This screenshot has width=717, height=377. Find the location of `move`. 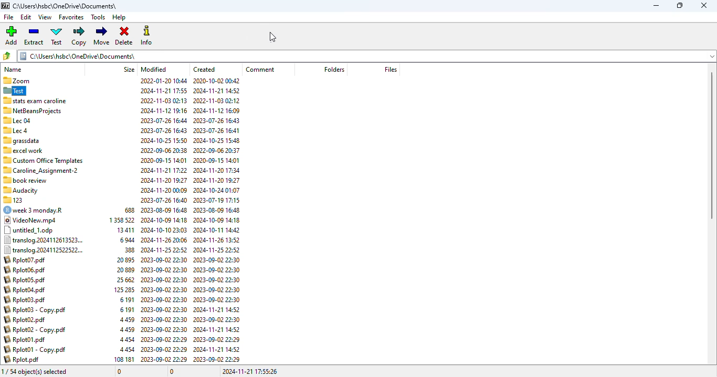

move is located at coordinates (102, 36).